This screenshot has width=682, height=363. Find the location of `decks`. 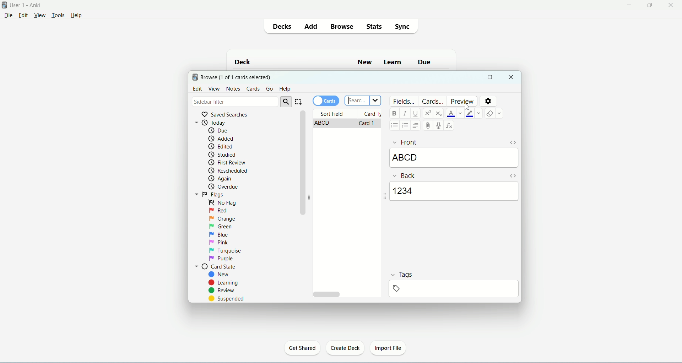

decks is located at coordinates (284, 27).